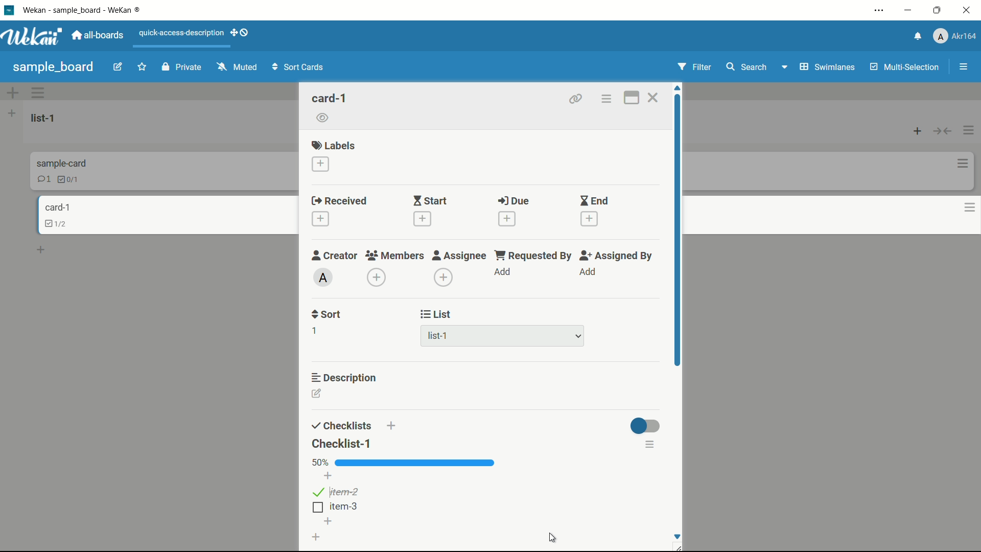 The image size is (981, 552). I want to click on add assignee, so click(443, 278).